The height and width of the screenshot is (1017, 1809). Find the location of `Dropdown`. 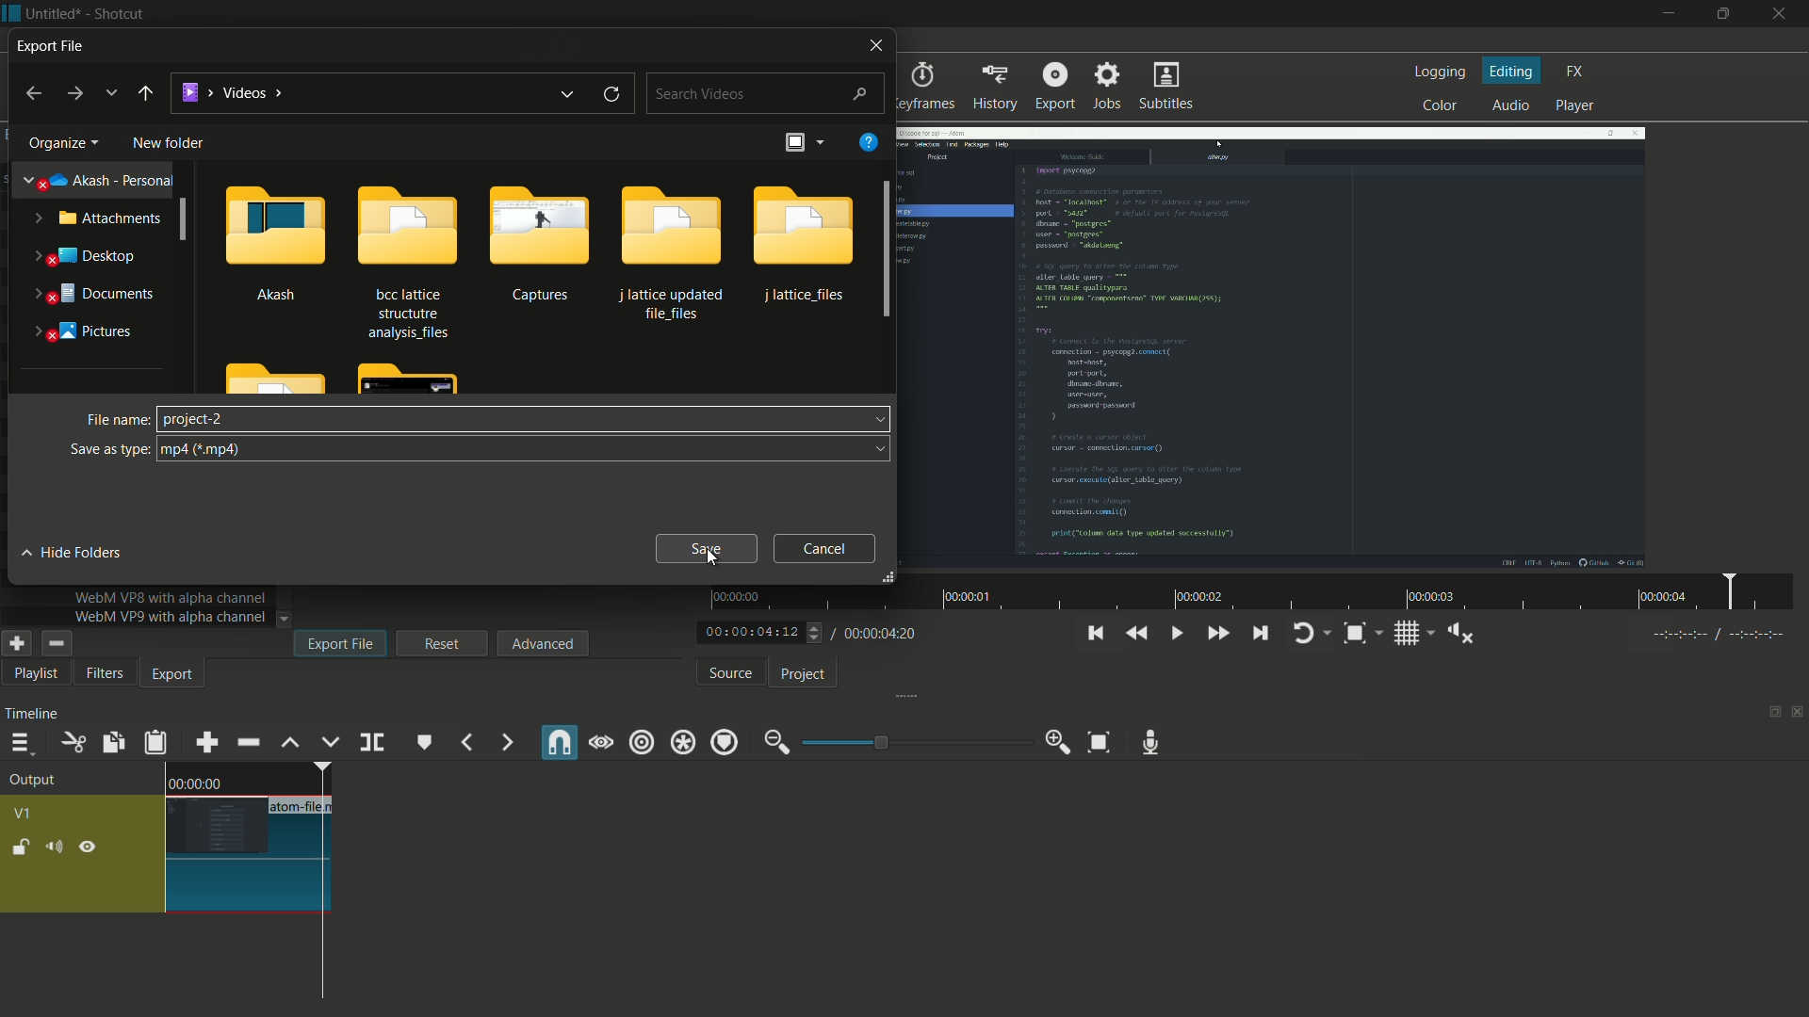

Dropdown is located at coordinates (880, 448).